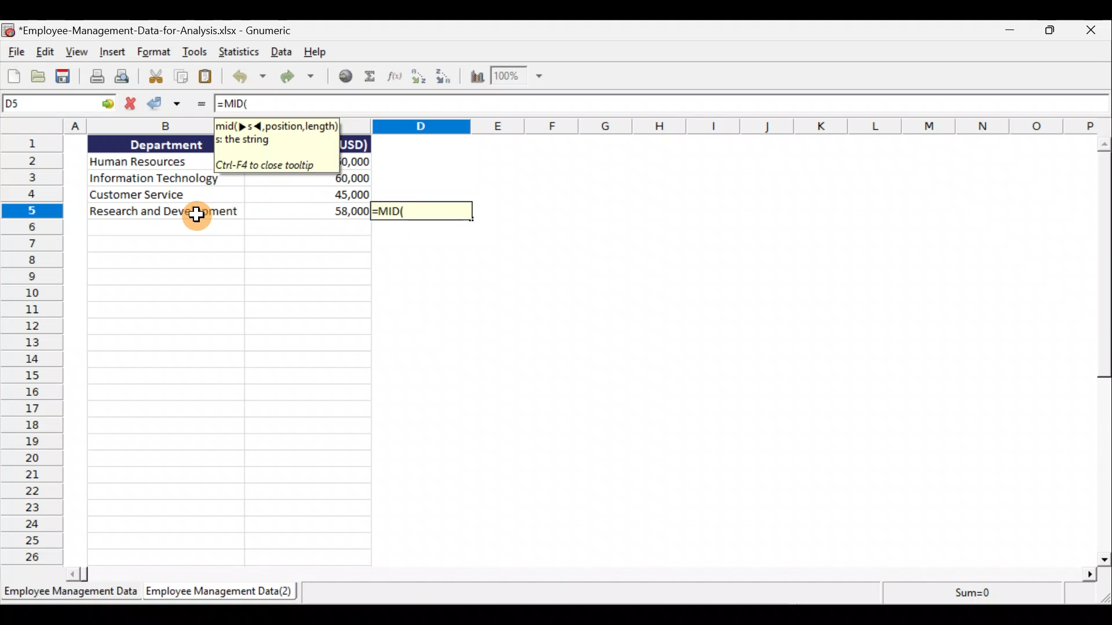  What do you see at coordinates (449, 79) in the screenshot?
I see `Sort descending` at bounding box center [449, 79].